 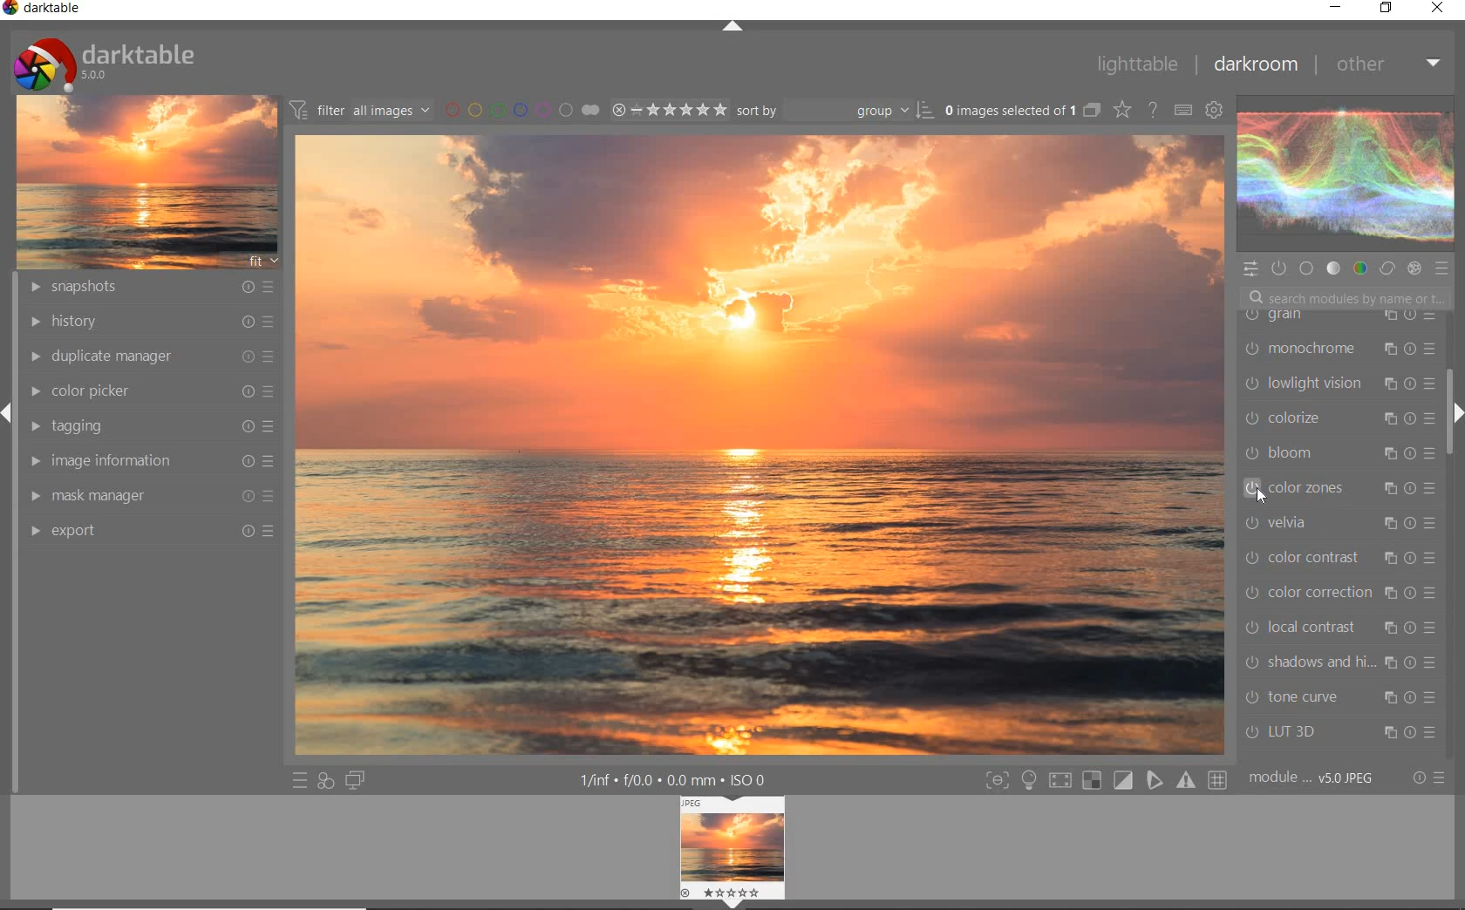 What do you see at coordinates (1091, 109) in the screenshot?
I see `COLLAPSE GROUPED IMAGES` at bounding box center [1091, 109].